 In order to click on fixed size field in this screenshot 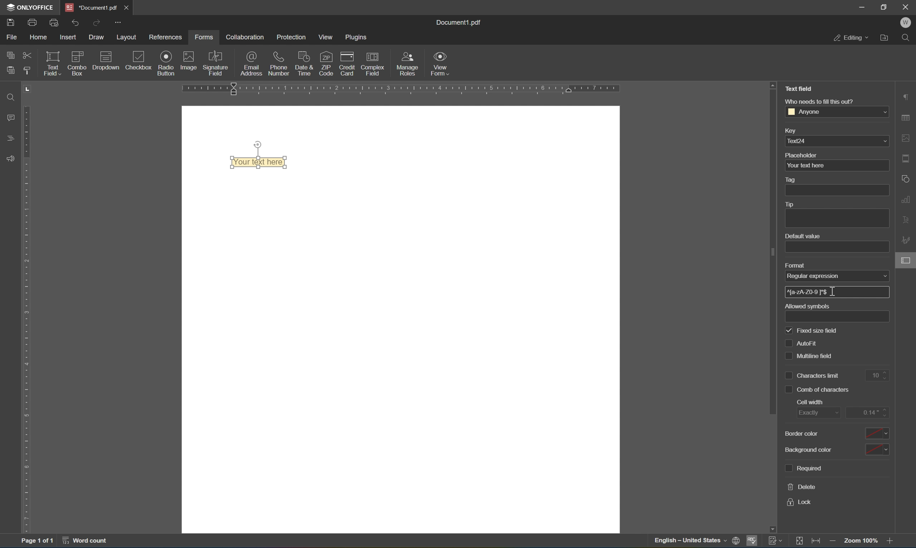, I will do `click(812, 331)`.